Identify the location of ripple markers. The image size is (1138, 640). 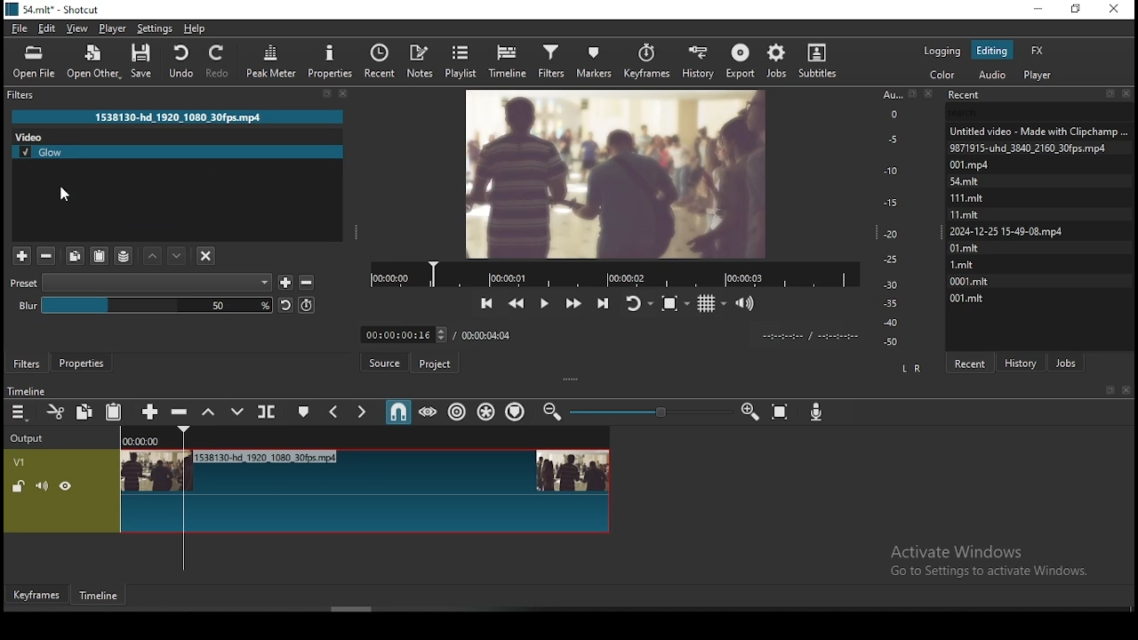
(517, 411).